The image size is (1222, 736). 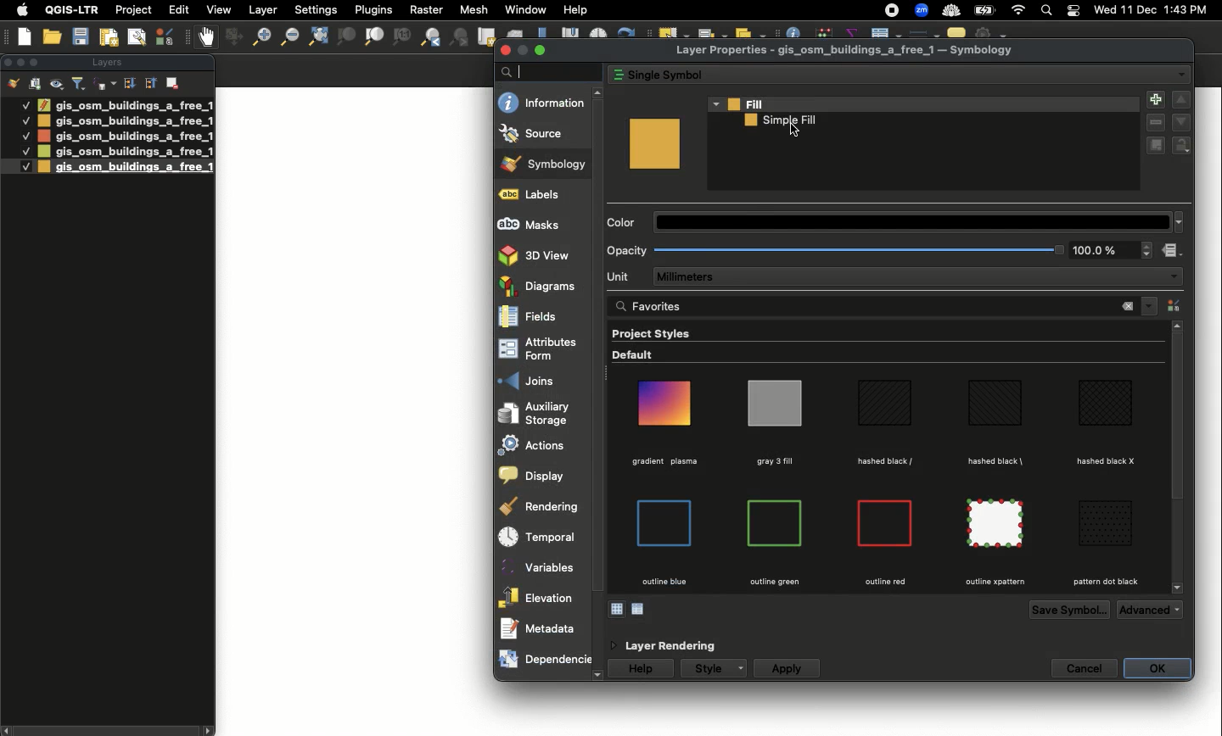 What do you see at coordinates (892, 11) in the screenshot?
I see `Recording` at bounding box center [892, 11].